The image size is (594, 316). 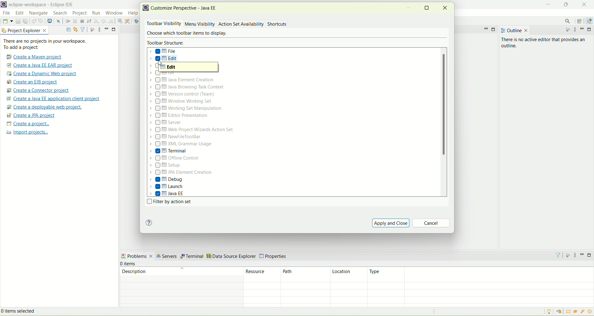 What do you see at coordinates (36, 56) in the screenshot?
I see `create a Maven project` at bounding box center [36, 56].